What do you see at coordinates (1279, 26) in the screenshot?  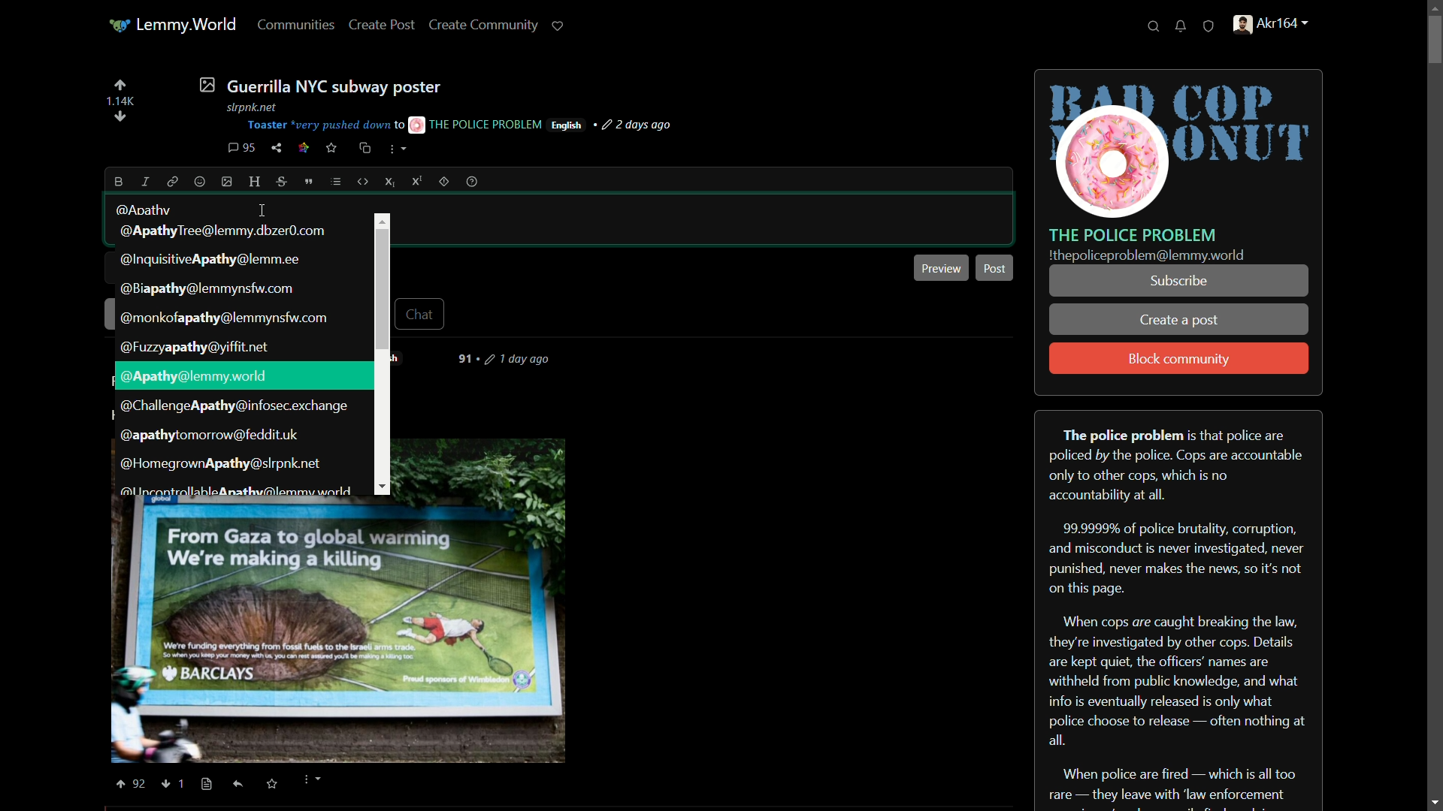 I see `handle` at bounding box center [1279, 26].